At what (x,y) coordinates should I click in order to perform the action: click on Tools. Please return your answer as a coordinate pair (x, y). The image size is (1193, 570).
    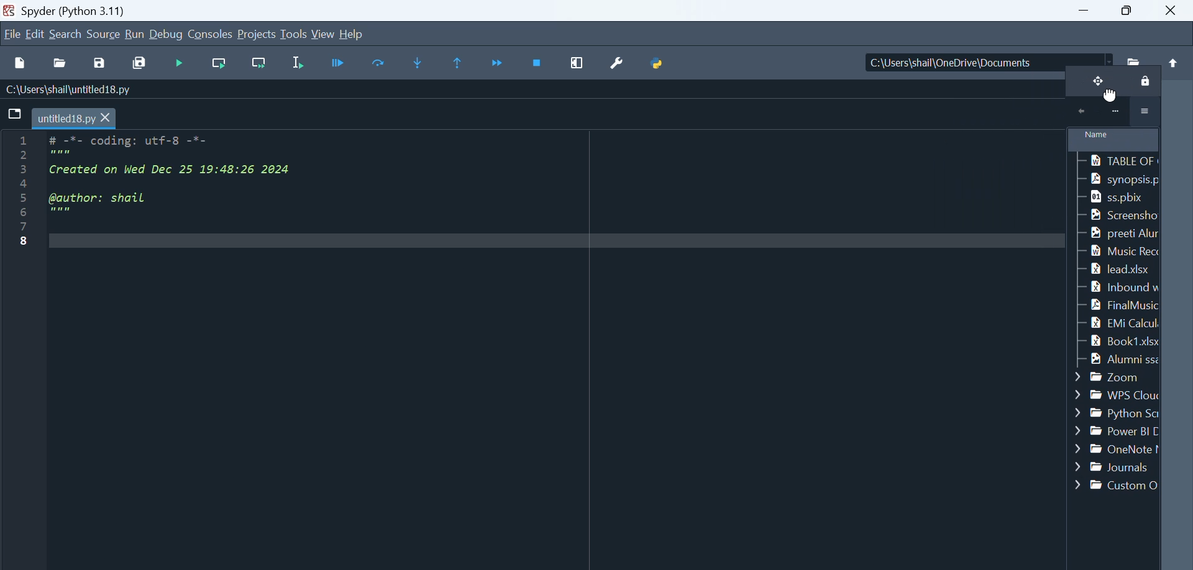
    Looking at the image, I should click on (295, 34).